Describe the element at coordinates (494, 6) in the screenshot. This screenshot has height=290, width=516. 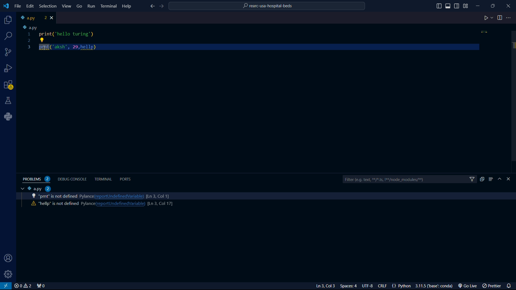
I see `maximize` at that location.